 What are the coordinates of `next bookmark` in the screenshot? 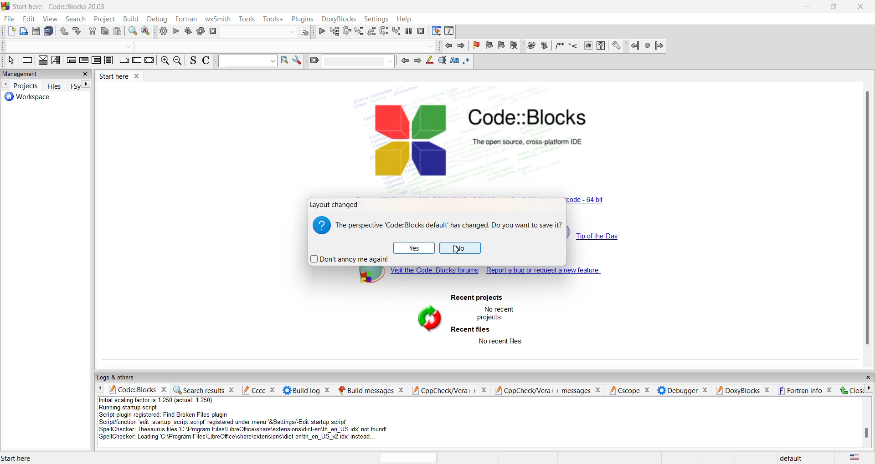 It's located at (501, 45).